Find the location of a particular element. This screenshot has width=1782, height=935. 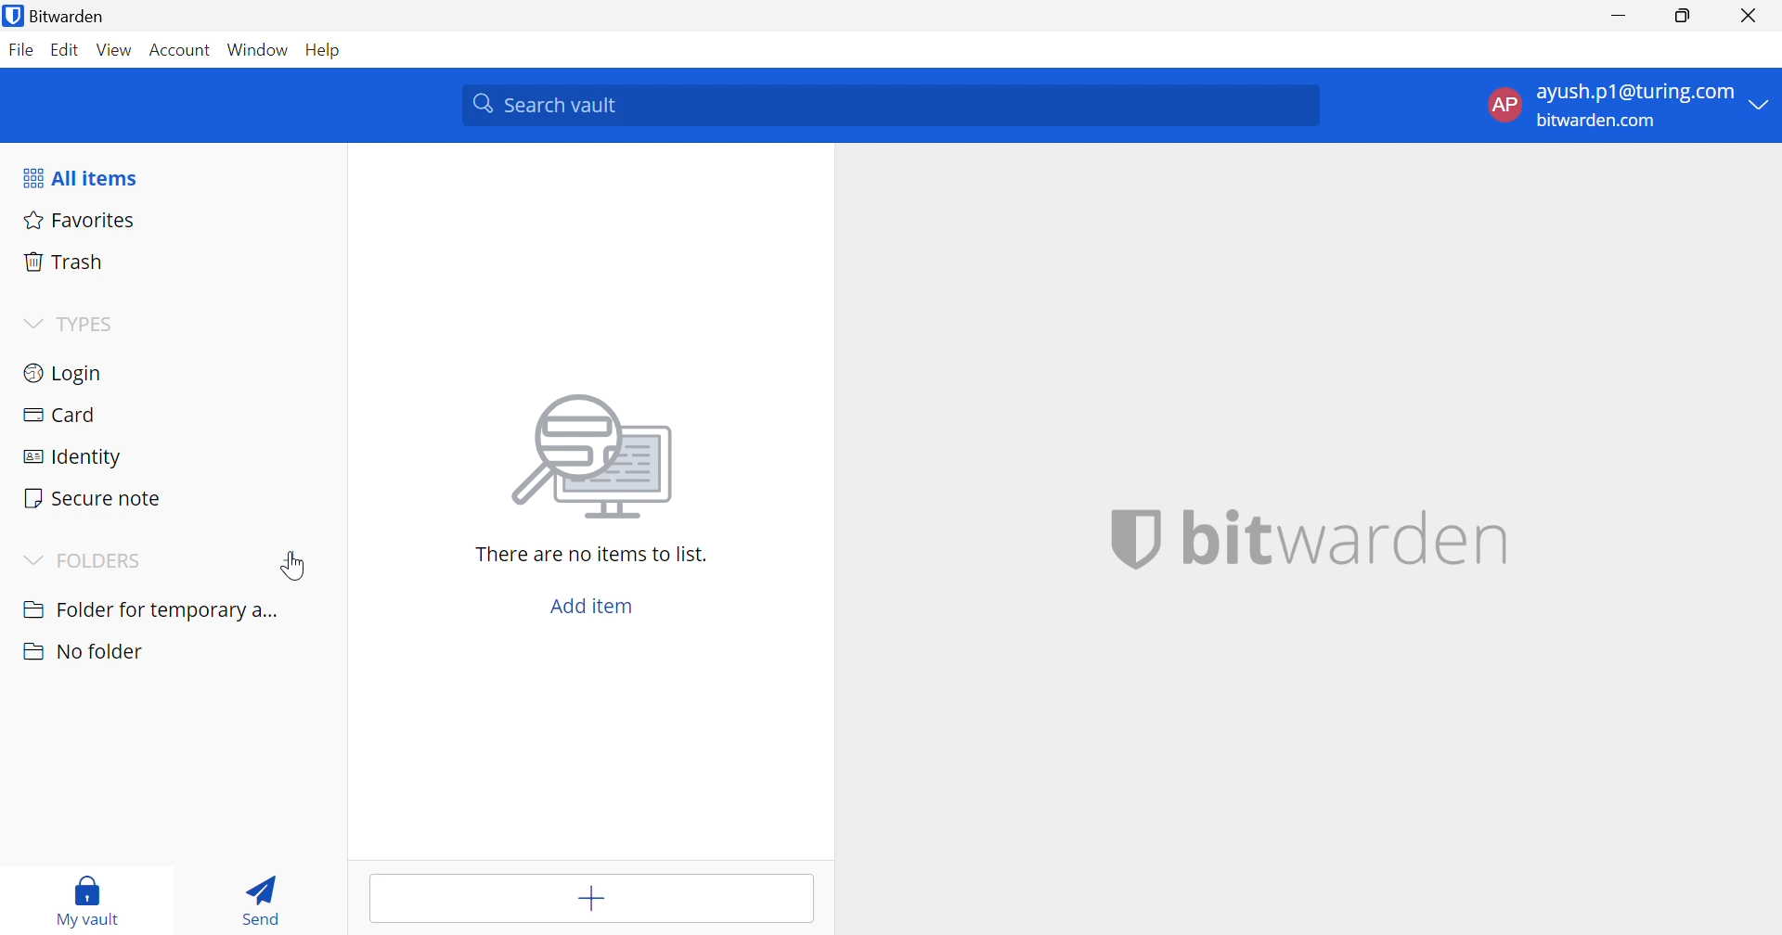

Restore Down is located at coordinates (1685, 16).